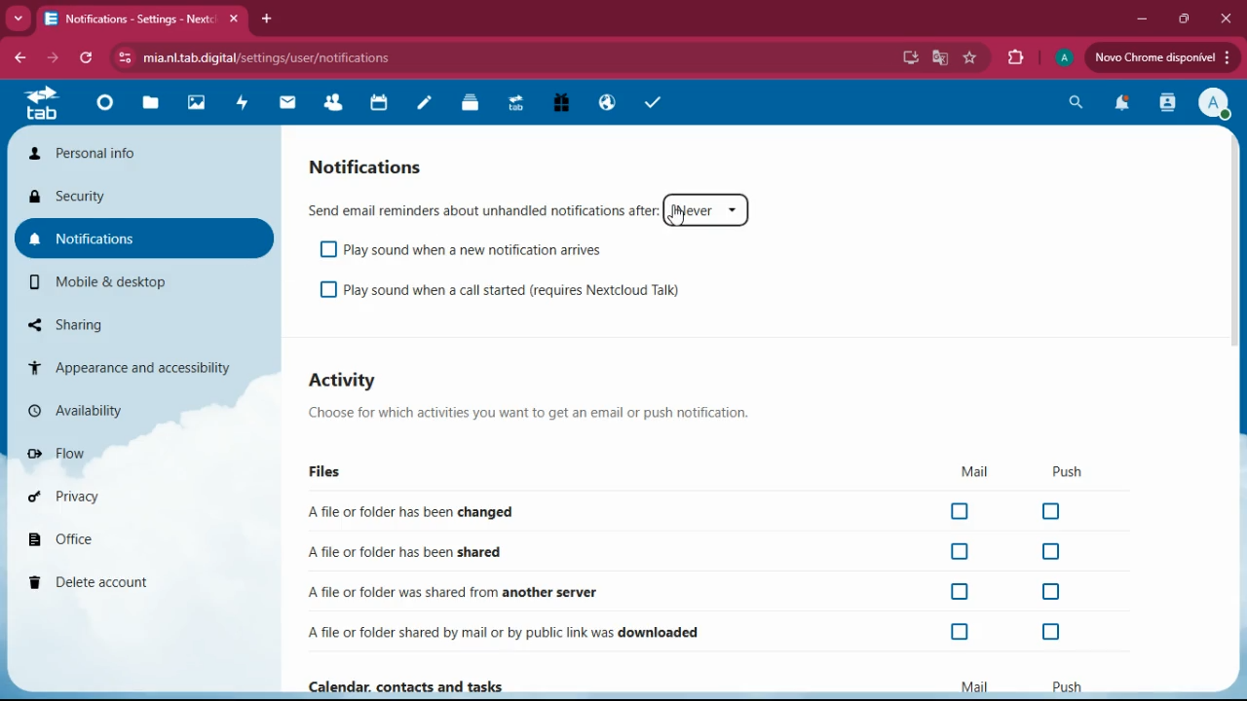 The image size is (1247, 701). What do you see at coordinates (150, 105) in the screenshot?
I see `files` at bounding box center [150, 105].